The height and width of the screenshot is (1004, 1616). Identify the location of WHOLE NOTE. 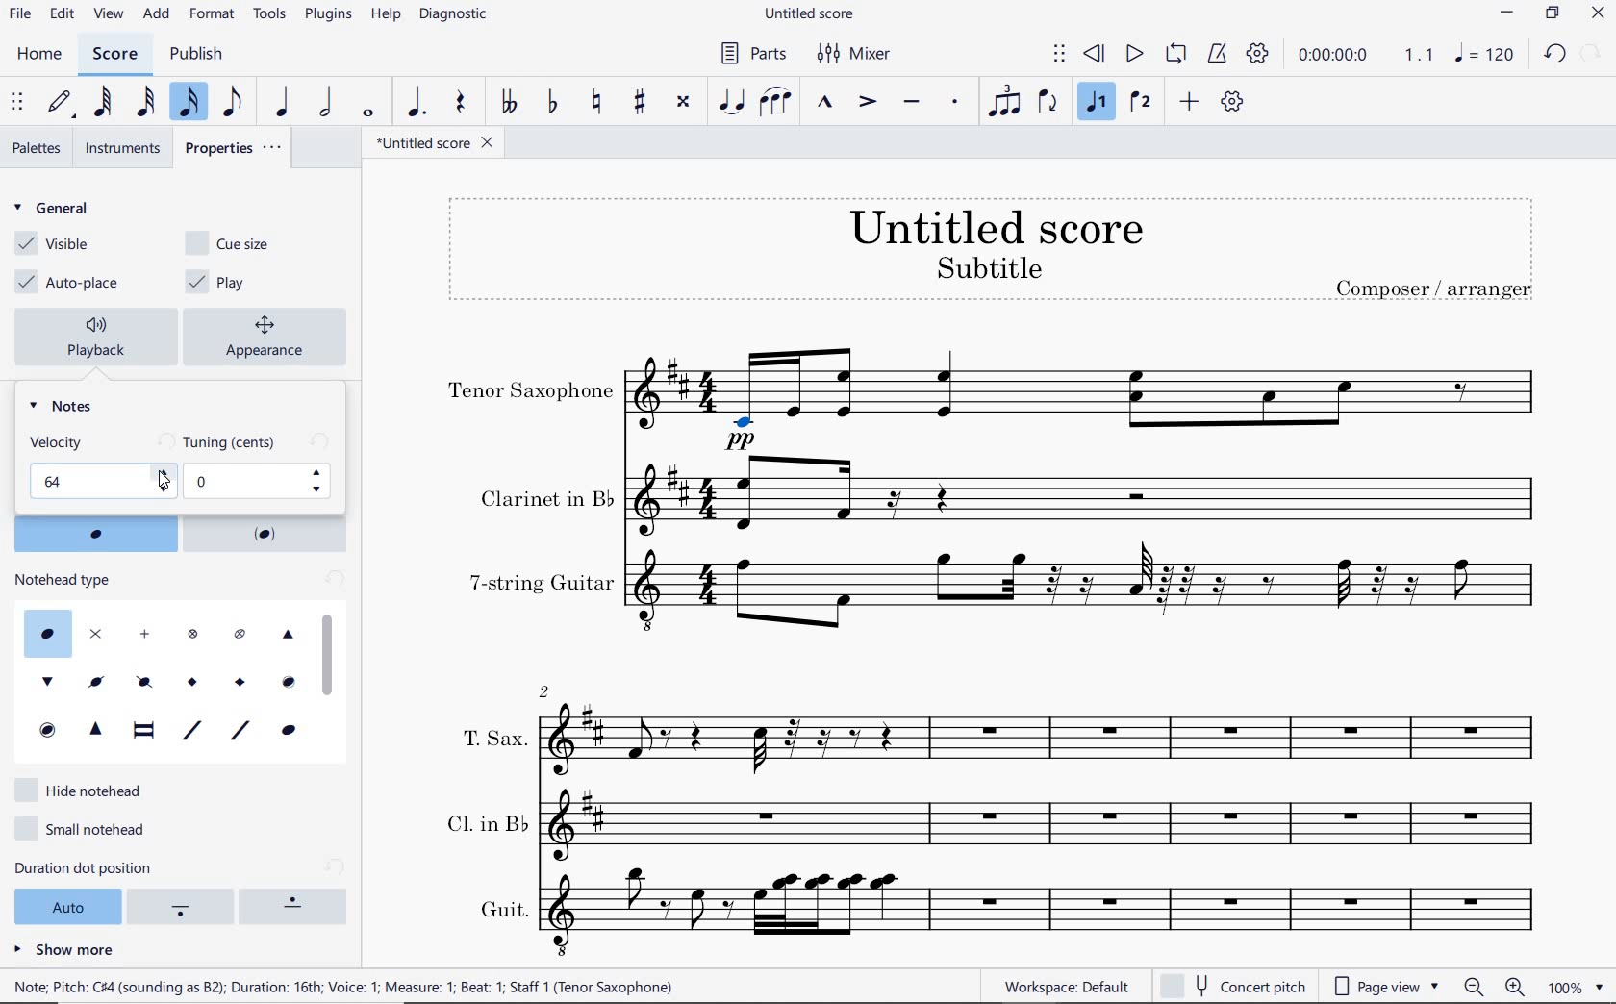
(371, 112).